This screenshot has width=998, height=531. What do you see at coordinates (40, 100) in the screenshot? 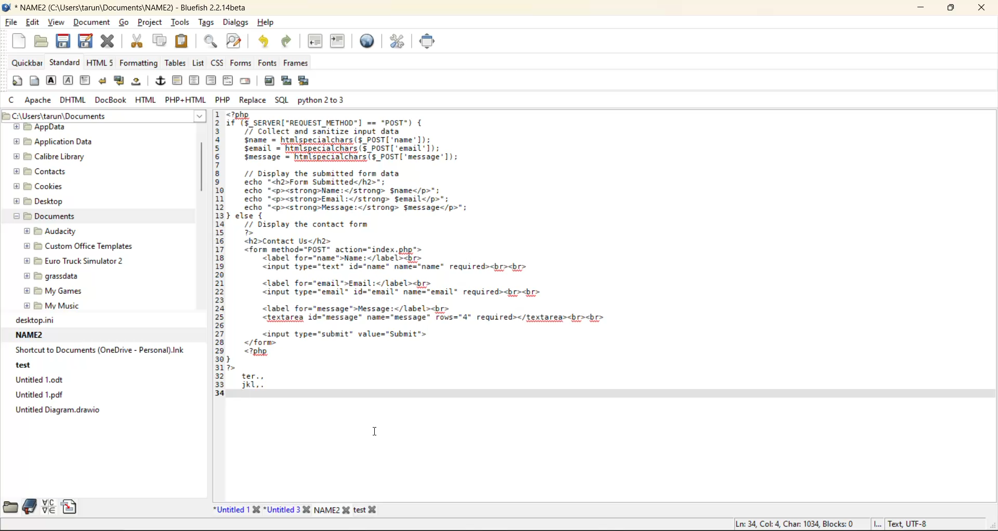
I see `apache` at bounding box center [40, 100].